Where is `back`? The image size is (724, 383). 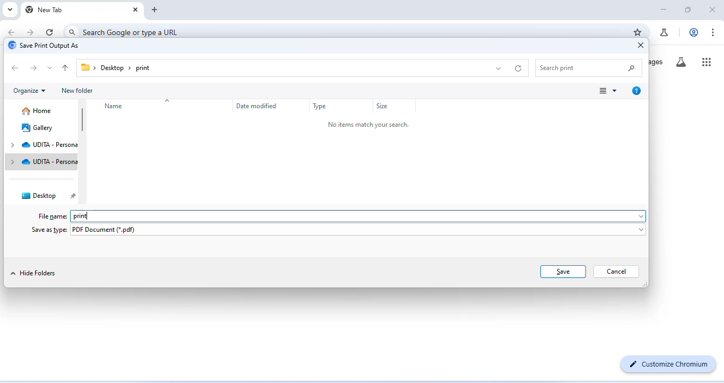
back is located at coordinates (16, 68).